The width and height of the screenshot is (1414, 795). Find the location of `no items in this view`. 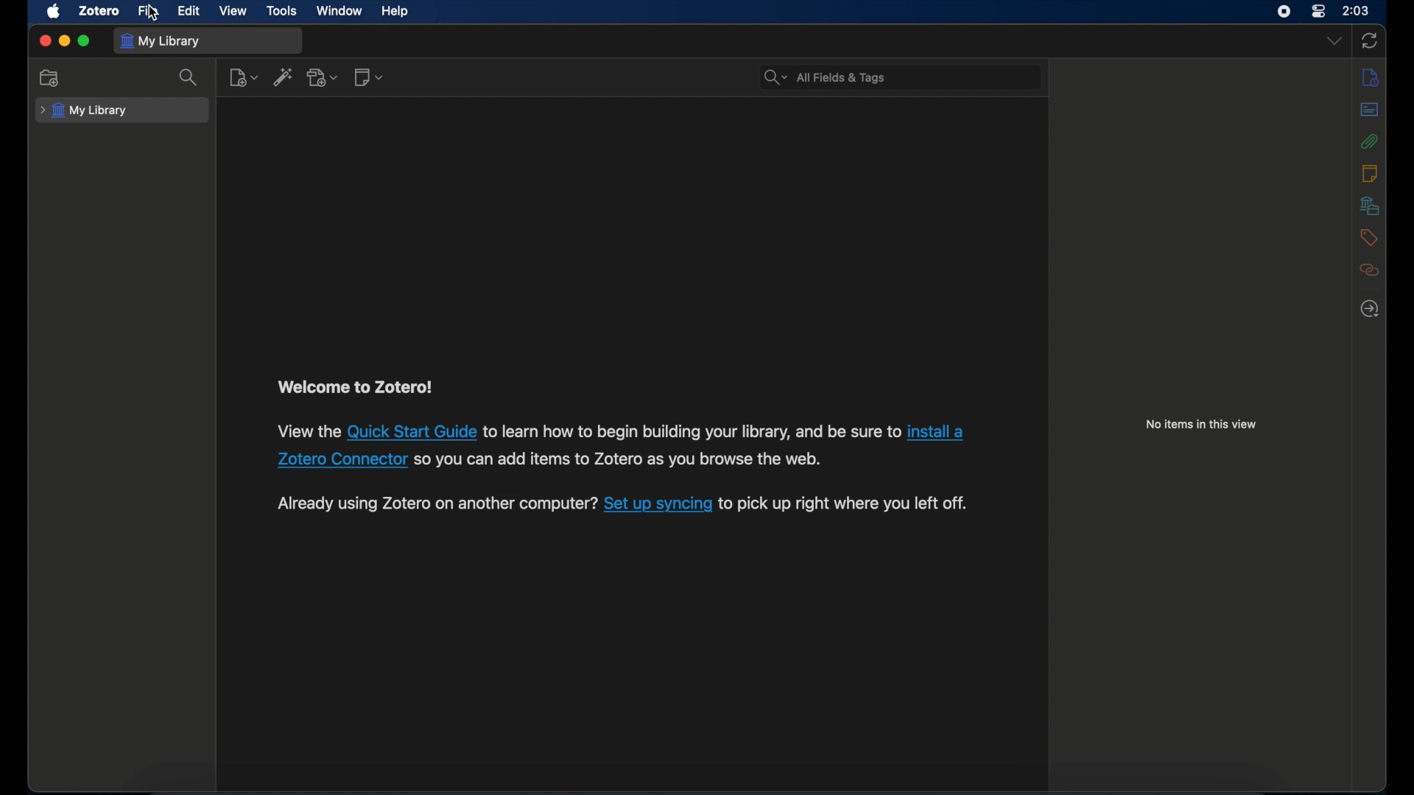

no items in this view is located at coordinates (1203, 424).